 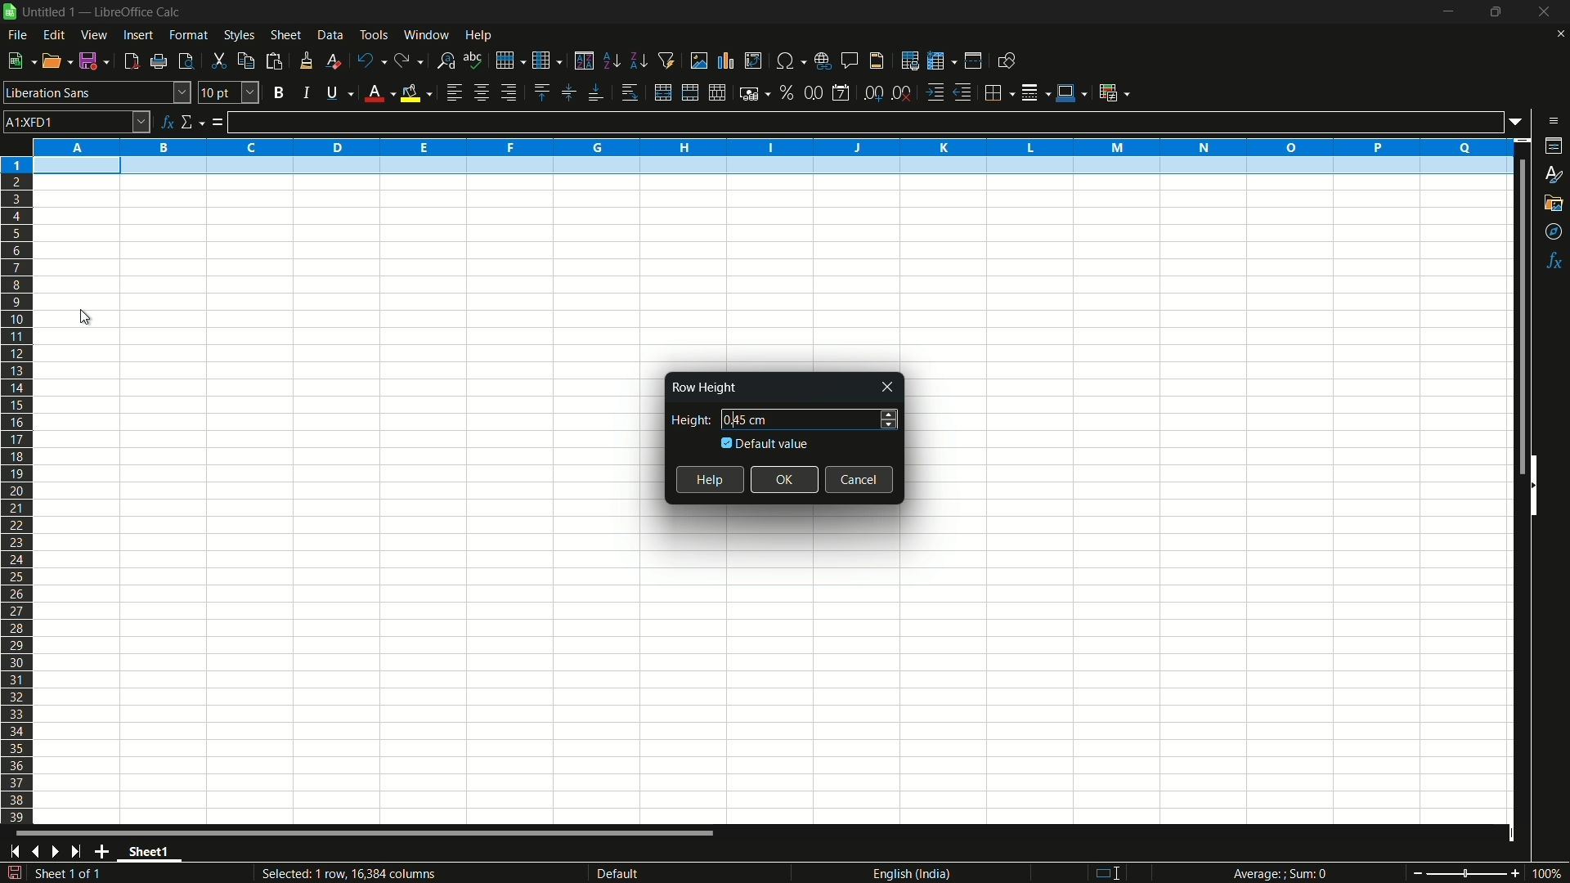 I want to click on save, so click(x=14, y=873).